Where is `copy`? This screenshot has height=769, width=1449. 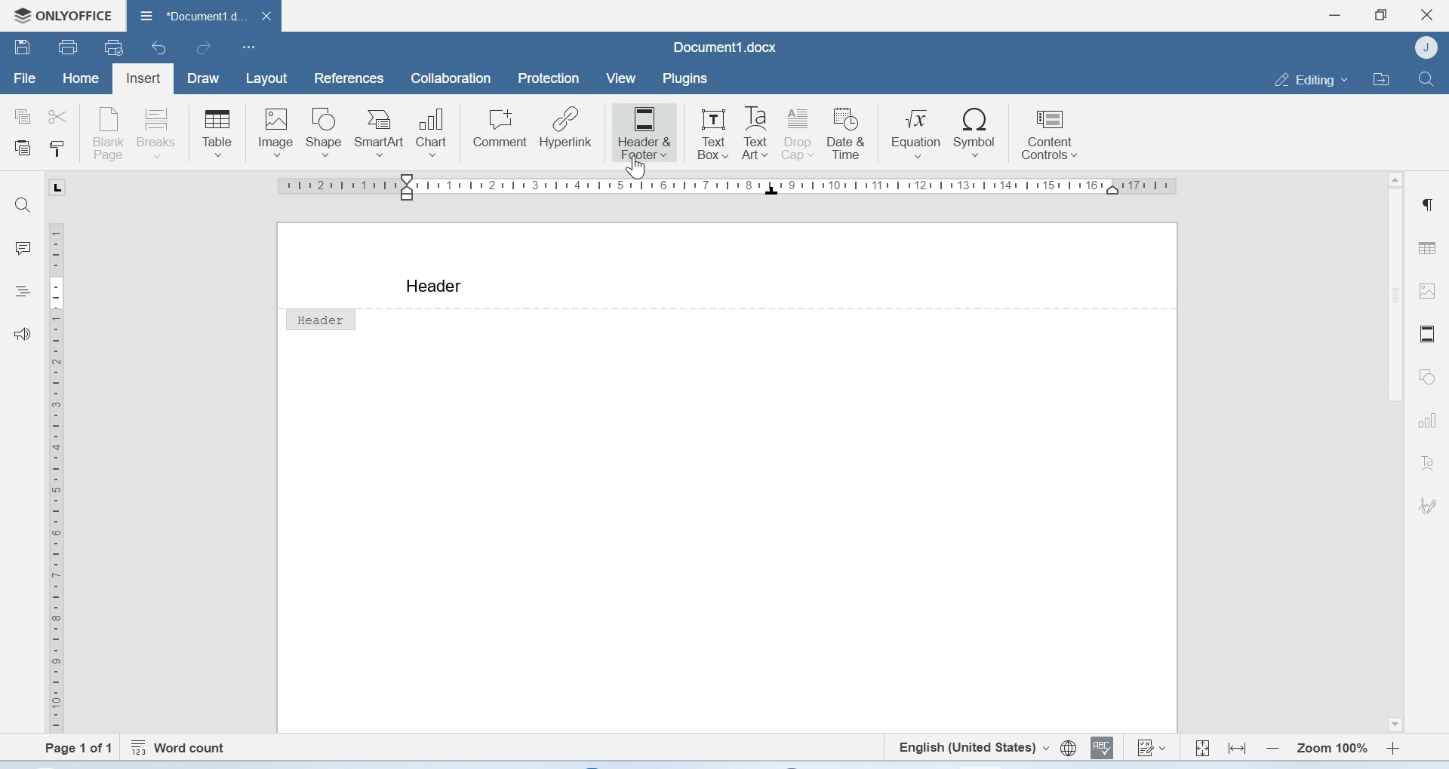
copy is located at coordinates (25, 117).